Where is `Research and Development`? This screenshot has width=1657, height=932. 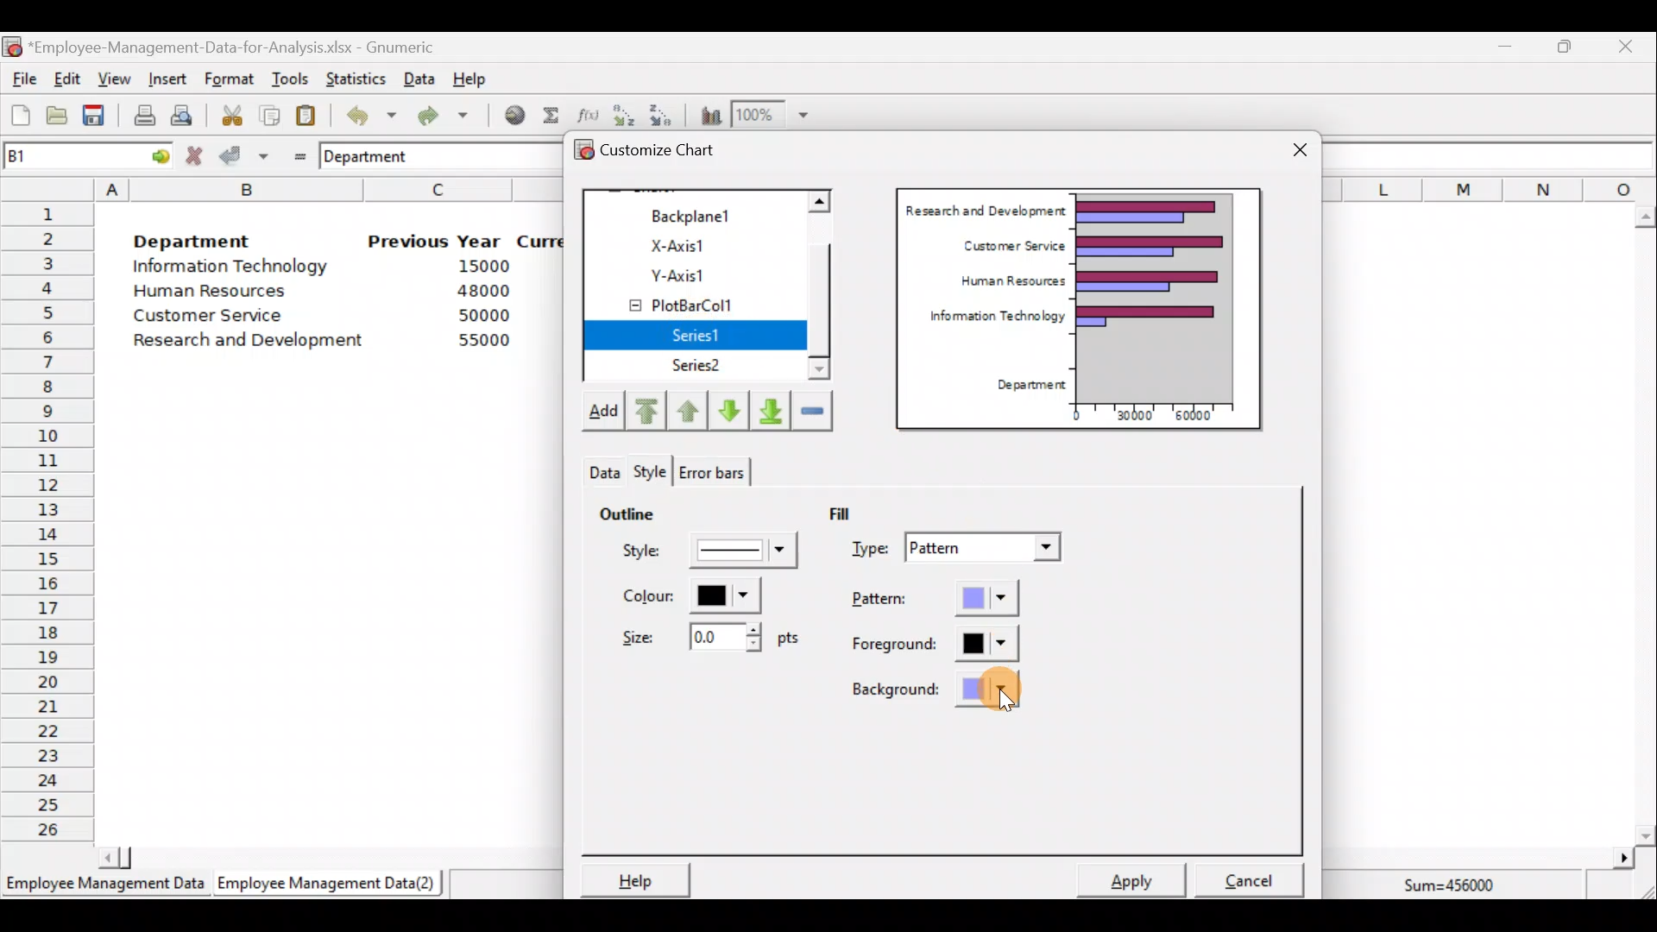 Research and Development is located at coordinates (985, 208).